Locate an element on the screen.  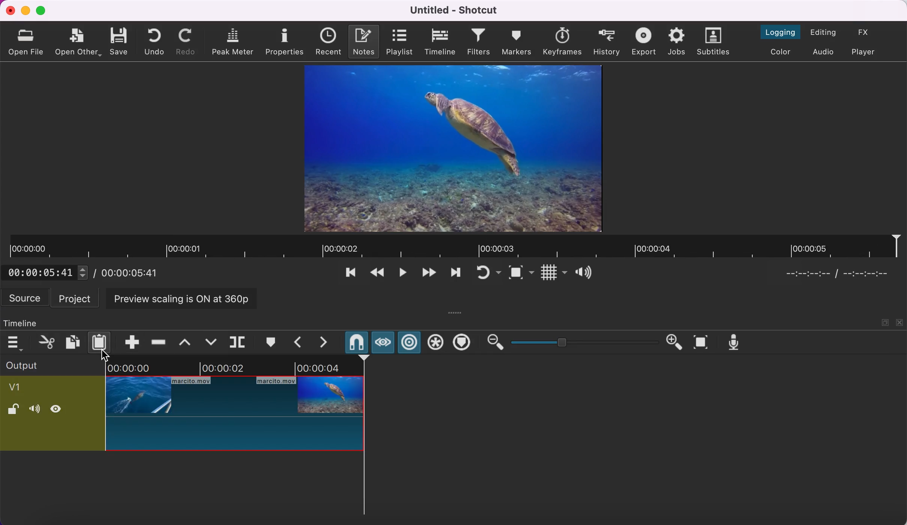
ripple is located at coordinates (410, 342).